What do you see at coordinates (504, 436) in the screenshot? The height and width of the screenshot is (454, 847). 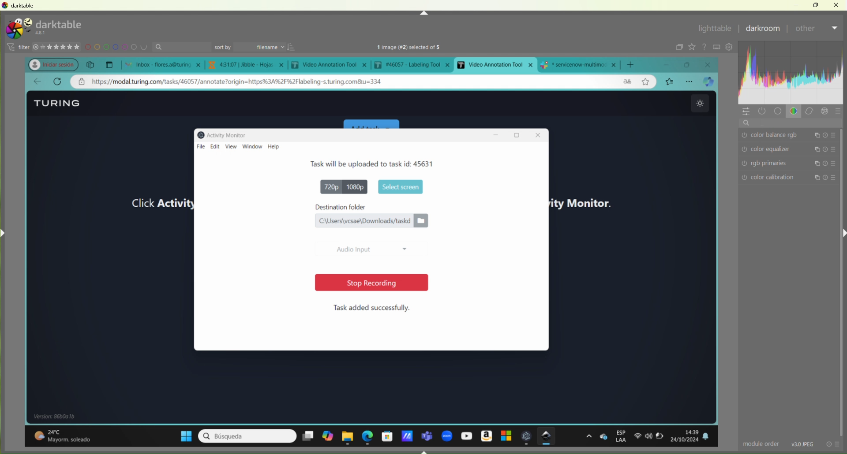 I see `windows` at bounding box center [504, 436].